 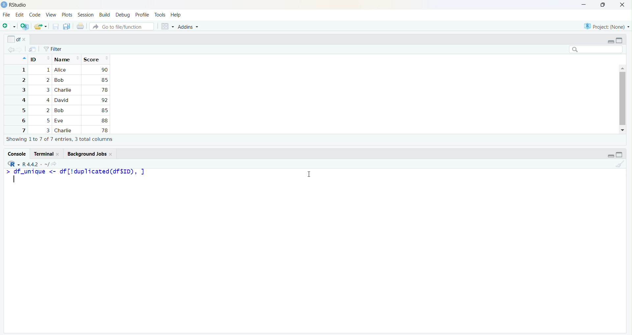 I want to click on background jobs, so click(x=85, y=154).